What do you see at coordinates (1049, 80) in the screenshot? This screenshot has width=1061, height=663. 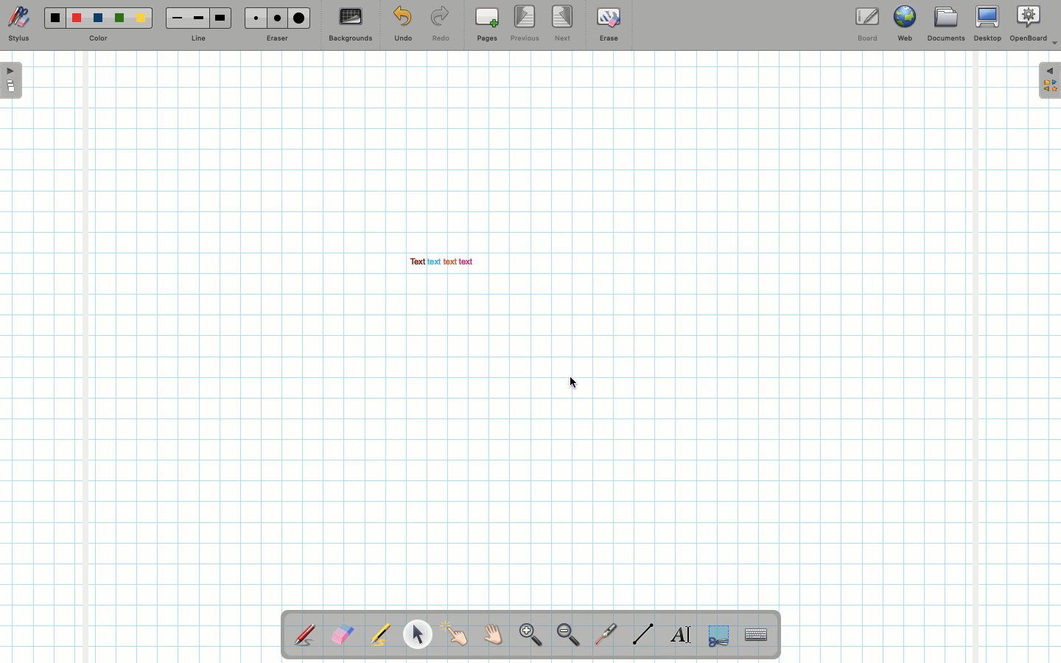 I see `Expand` at bounding box center [1049, 80].